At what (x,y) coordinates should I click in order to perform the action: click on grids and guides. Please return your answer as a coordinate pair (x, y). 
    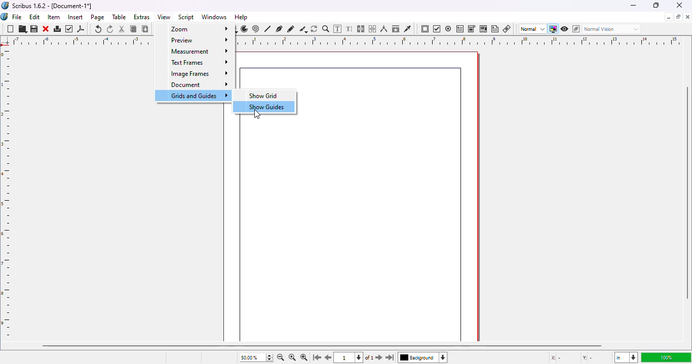
    Looking at the image, I should click on (192, 95).